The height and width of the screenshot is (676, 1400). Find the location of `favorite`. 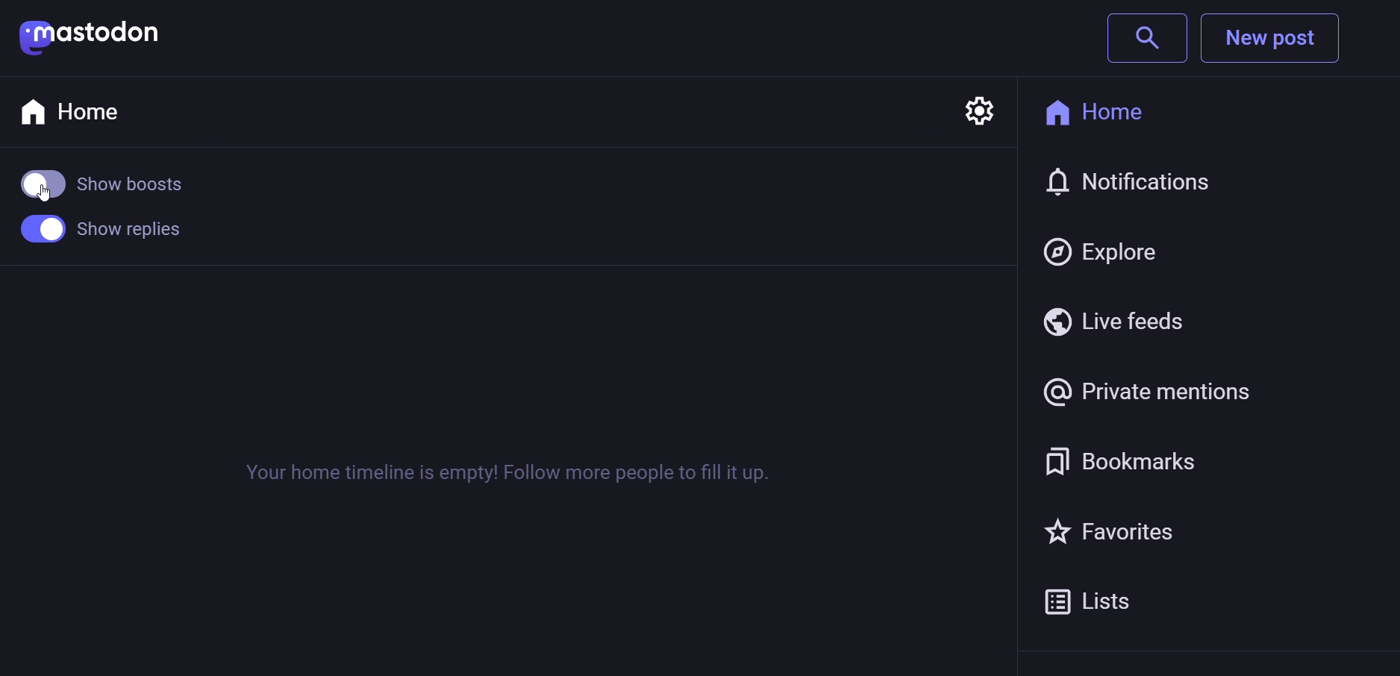

favorite is located at coordinates (1118, 529).